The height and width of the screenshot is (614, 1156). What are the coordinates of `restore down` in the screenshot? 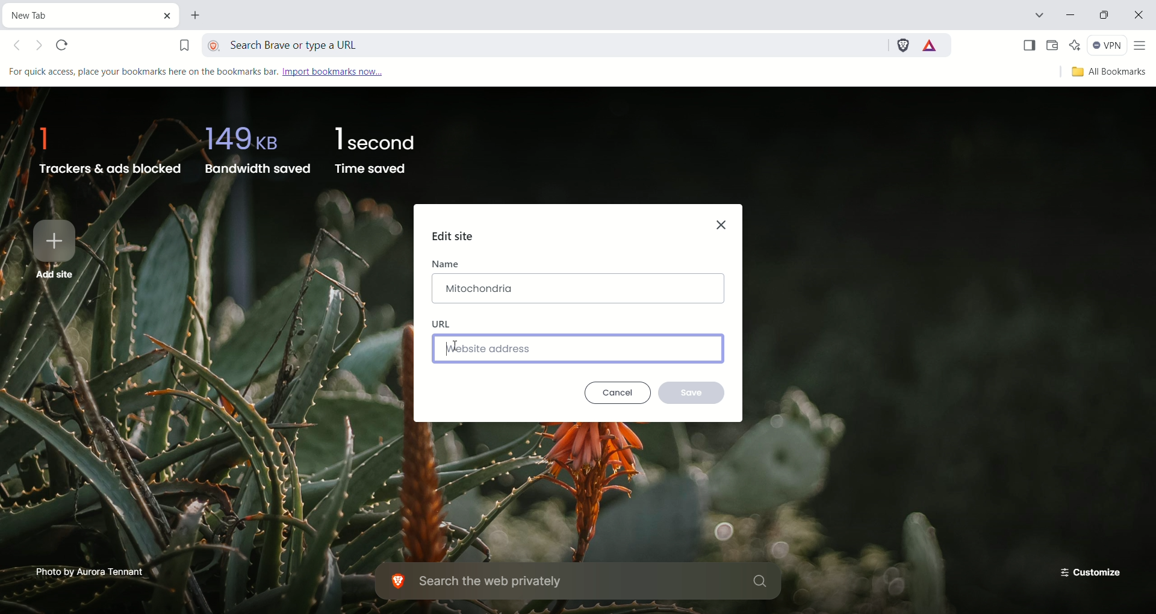 It's located at (1106, 17).